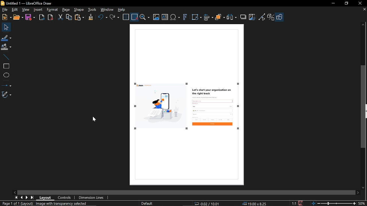  I want to click on Edit, so click(14, 10).